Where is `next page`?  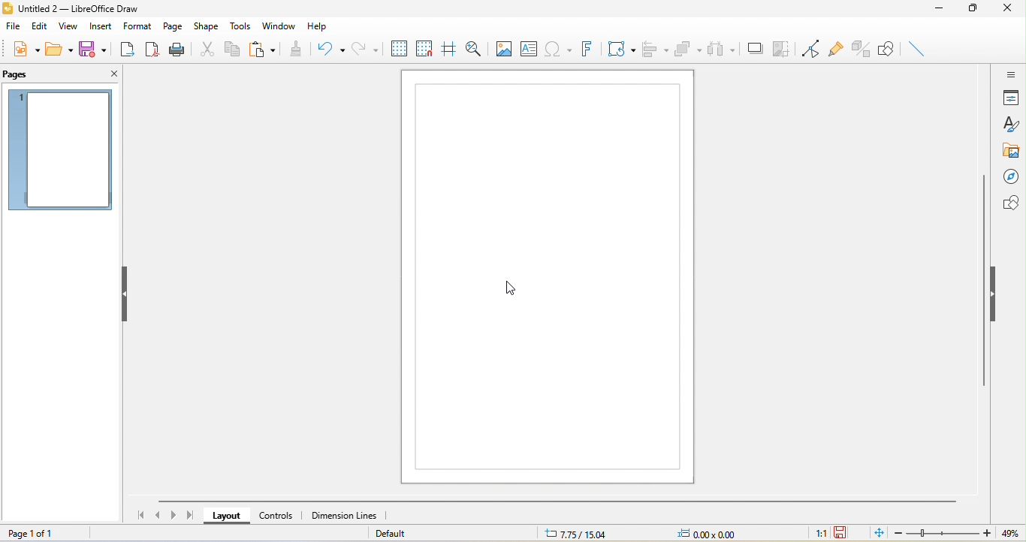 next page is located at coordinates (174, 515).